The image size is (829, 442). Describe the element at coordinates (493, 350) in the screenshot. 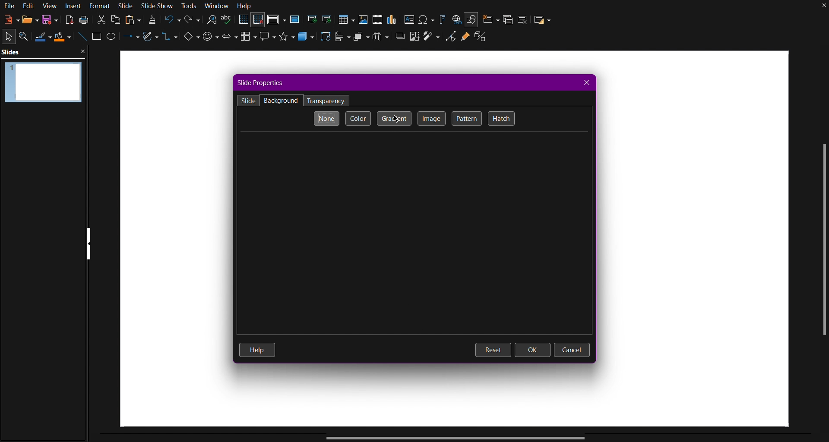

I see `Reset` at that location.